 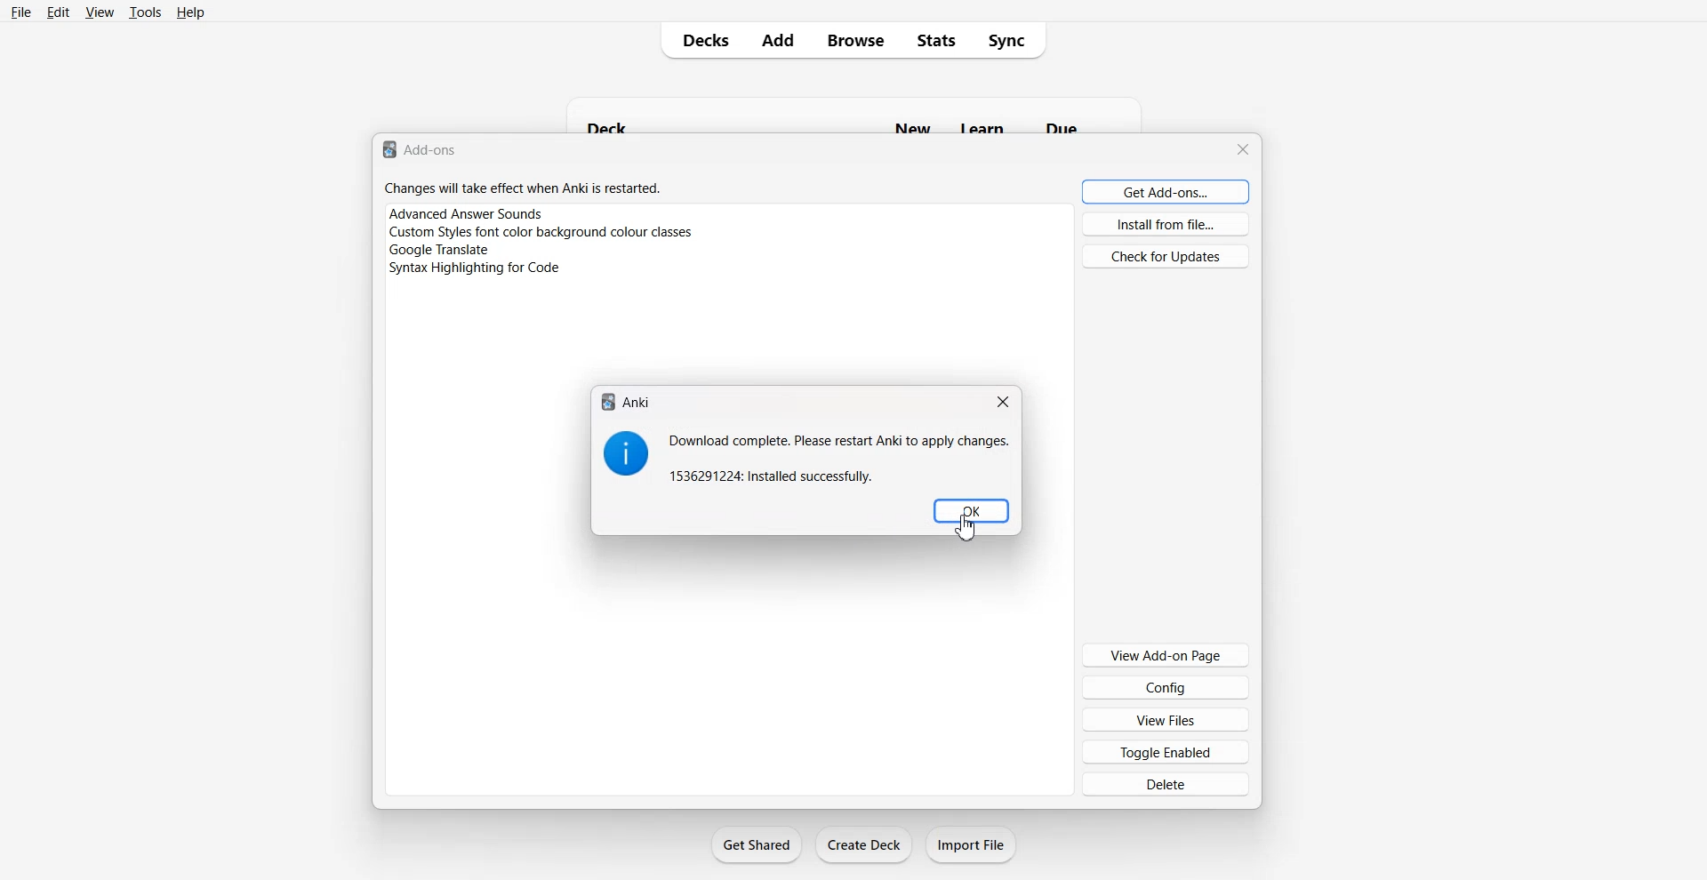 What do you see at coordinates (972, 844) in the screenshot?
I see `Import File` at bounding box center [972, 844].